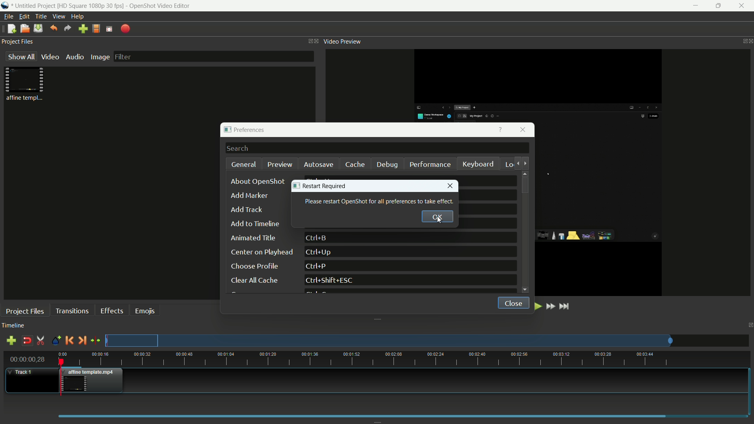 The width and height of the screenshot is (754, 424). I want to click on undo, so click(53, 28).